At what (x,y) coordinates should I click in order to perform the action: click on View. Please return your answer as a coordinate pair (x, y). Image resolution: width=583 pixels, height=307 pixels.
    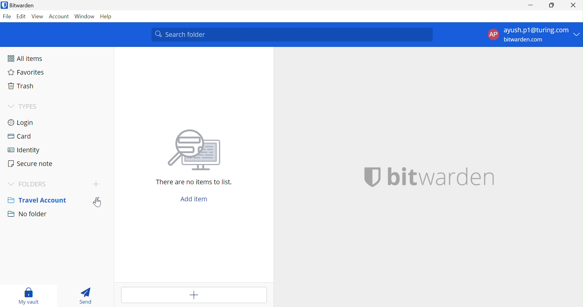
    Looking at the image, I should click on (38, 16).